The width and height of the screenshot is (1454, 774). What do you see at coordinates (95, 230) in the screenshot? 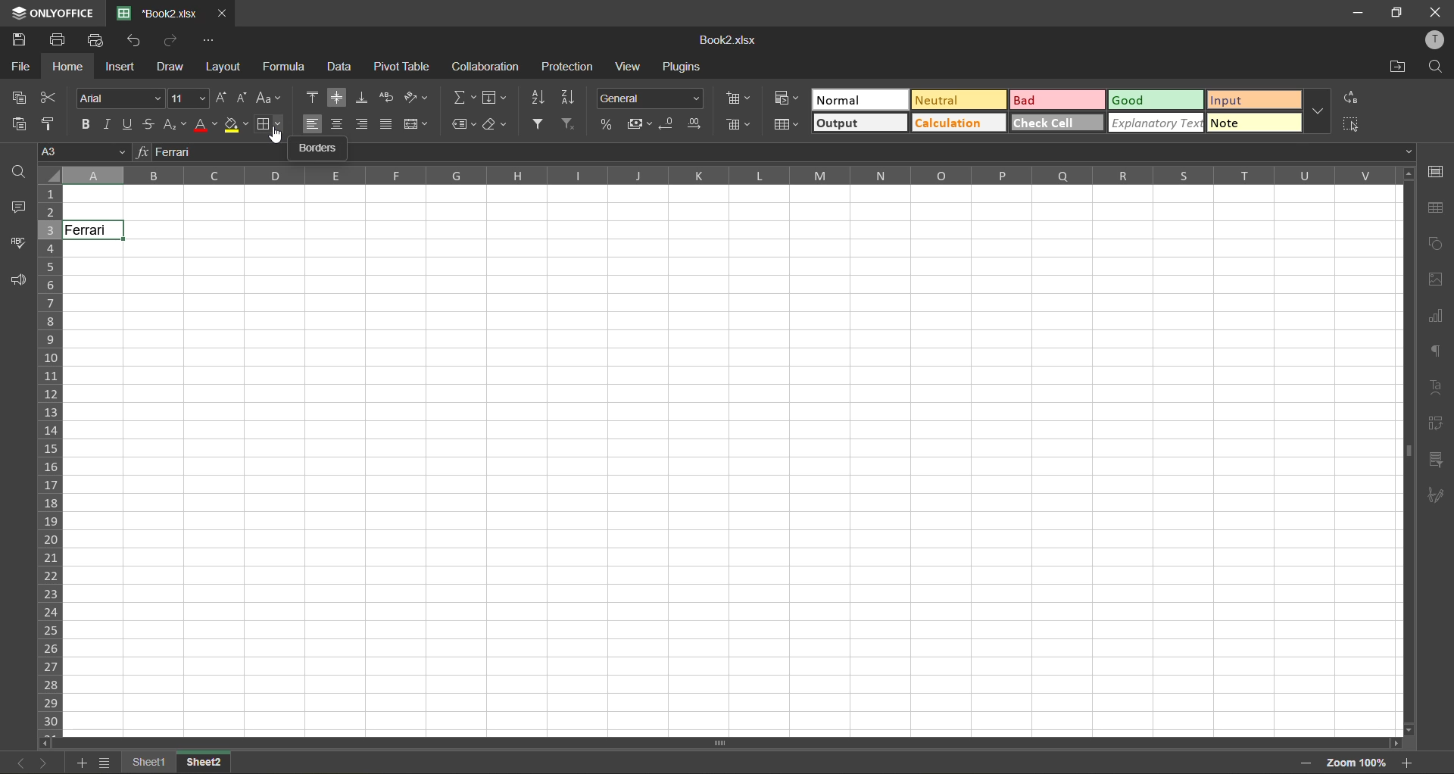
I see `Ferrari` at bounding box center [95, 230].